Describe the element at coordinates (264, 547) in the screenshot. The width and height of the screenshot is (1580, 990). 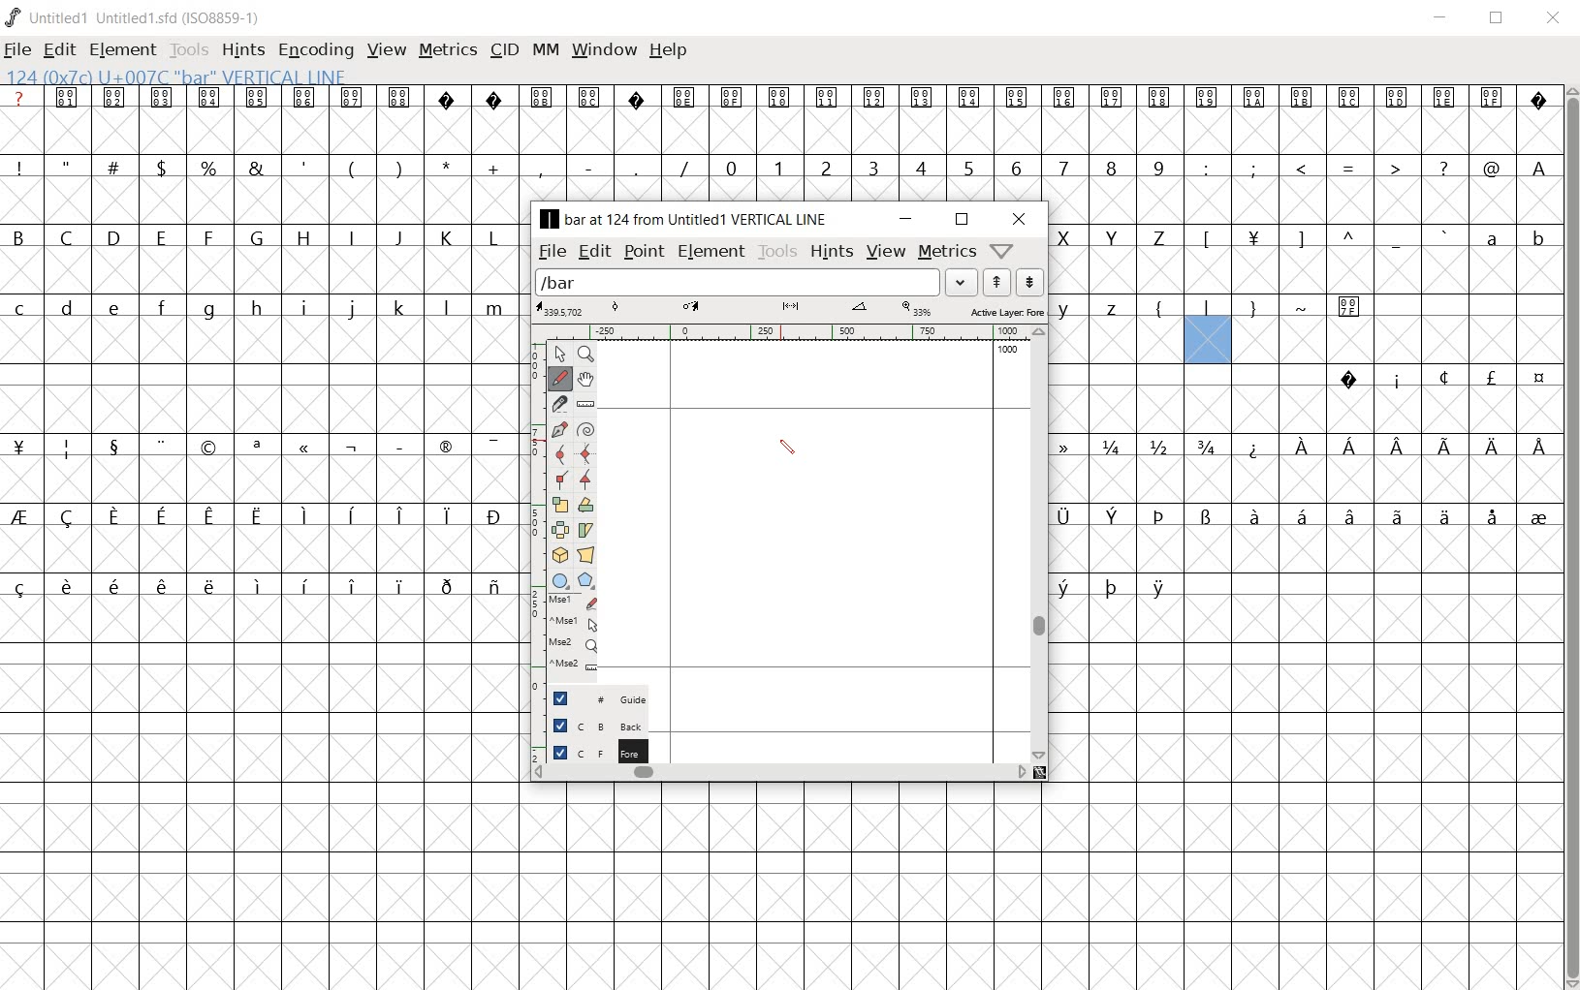
I see `empty cells` at that location.